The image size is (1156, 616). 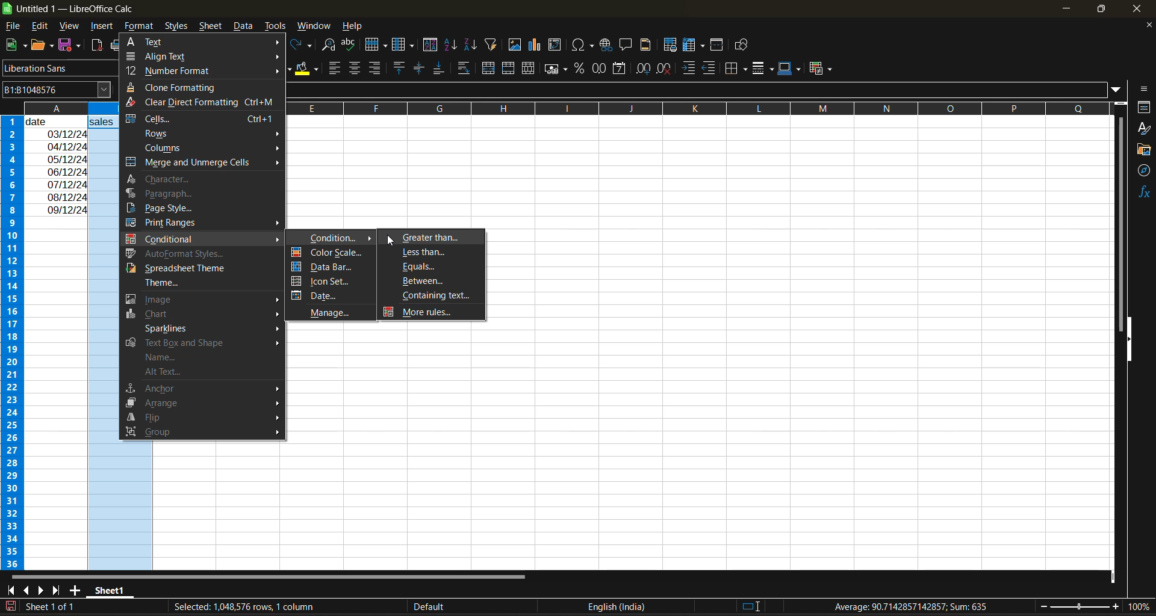 I want to click on column, so click(x=405, y=45).